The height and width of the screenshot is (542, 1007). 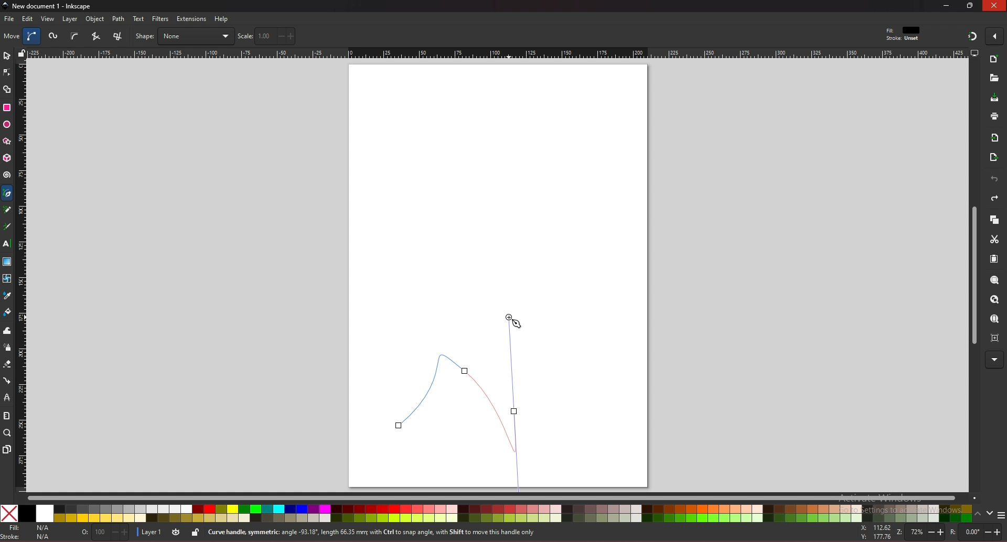 What do you see at coordinates (997, 138) in the screenshot?
I see `import` at bounding box center [997, 138].